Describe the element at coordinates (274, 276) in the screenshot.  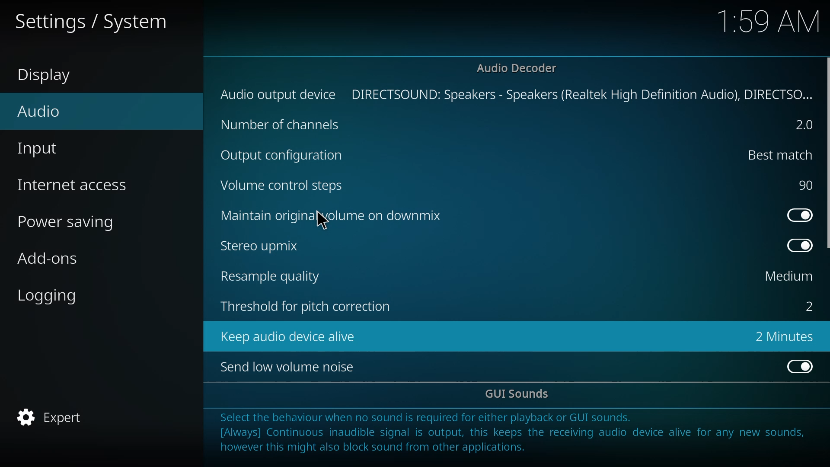
I see `resample quality` at that location.